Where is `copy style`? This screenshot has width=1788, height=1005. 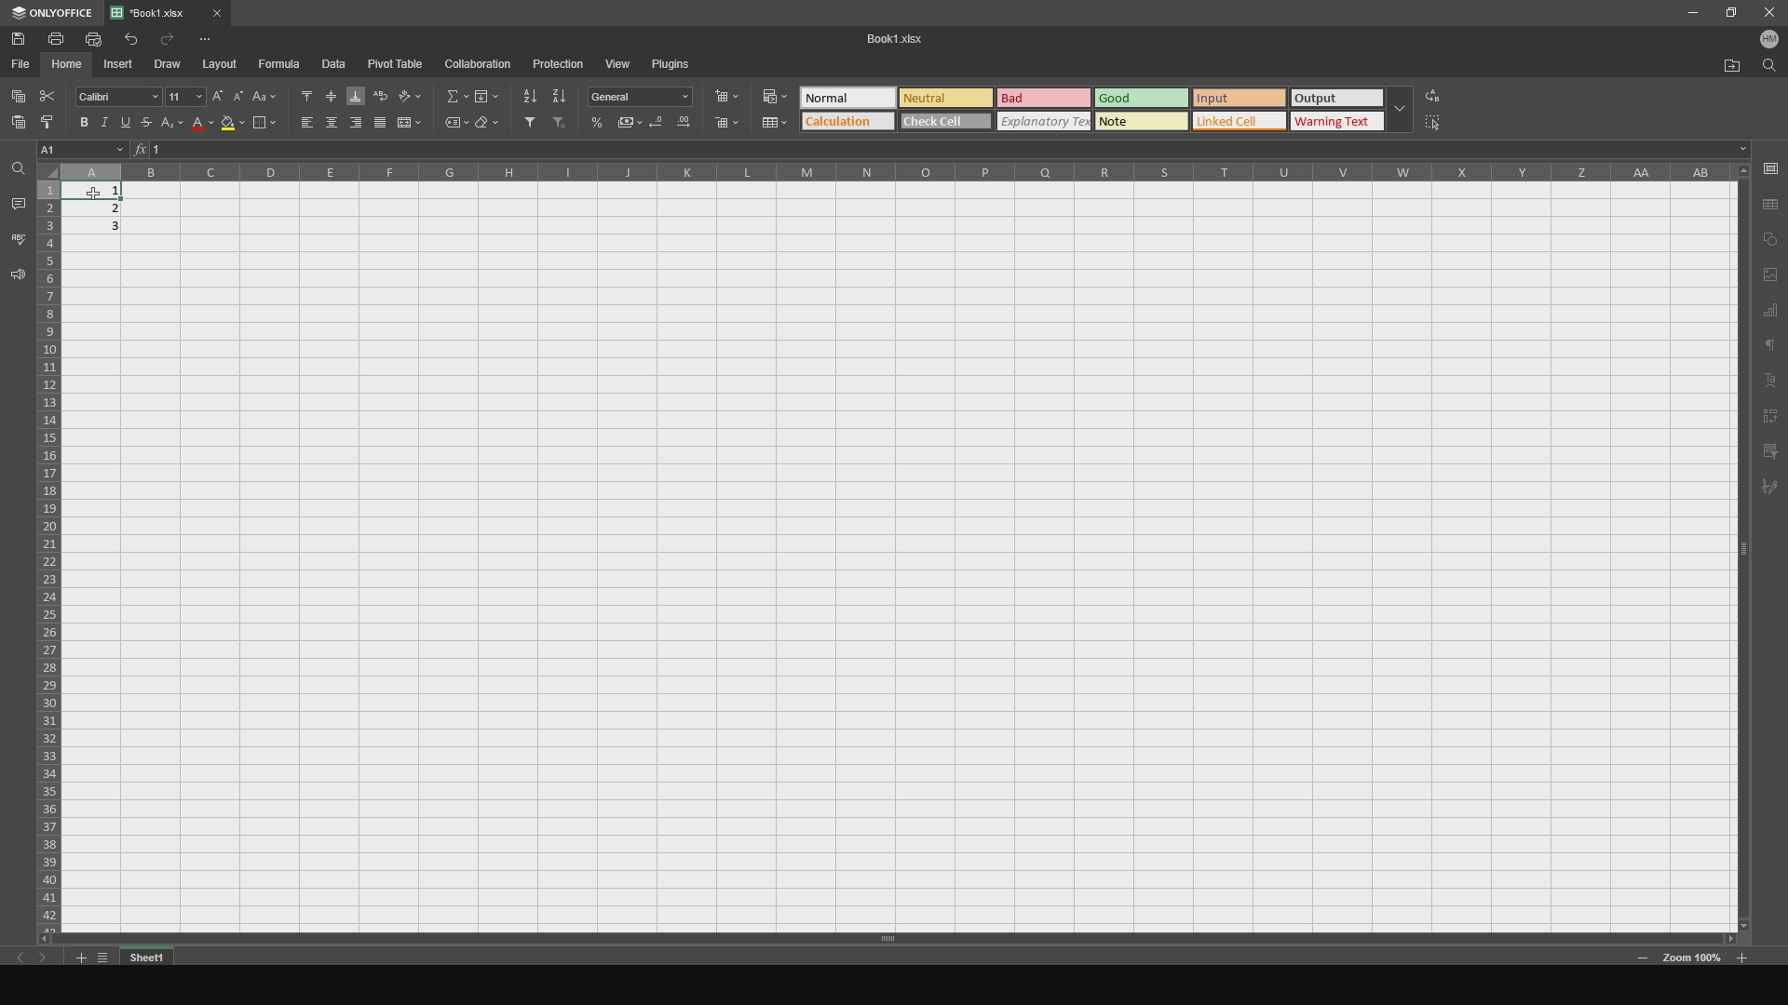
copy style is located at coordinates (47, 122).